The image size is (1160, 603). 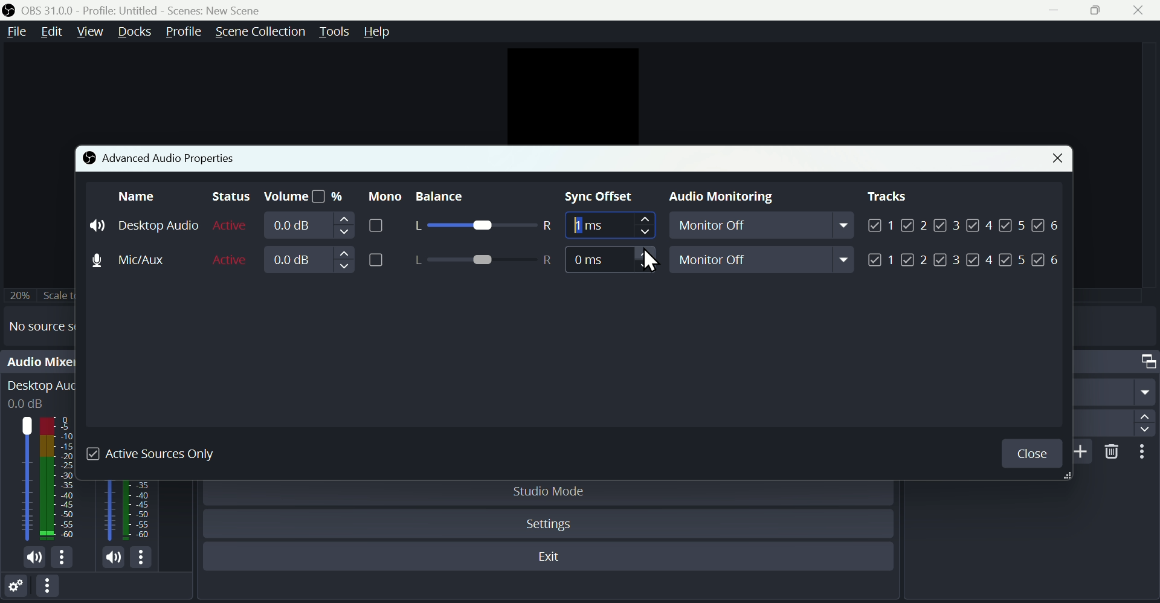 What do you see at coordinates (379, 31) in the screenshot?
I see `help` at bounding box center [379, 31].